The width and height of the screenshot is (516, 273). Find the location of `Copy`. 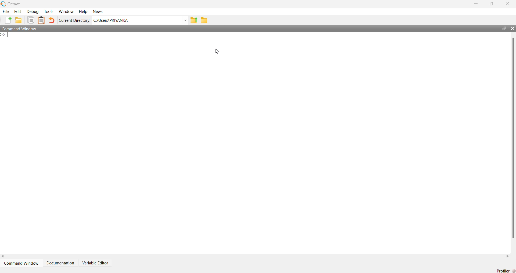

Copy is located at coordinates (31, 20).